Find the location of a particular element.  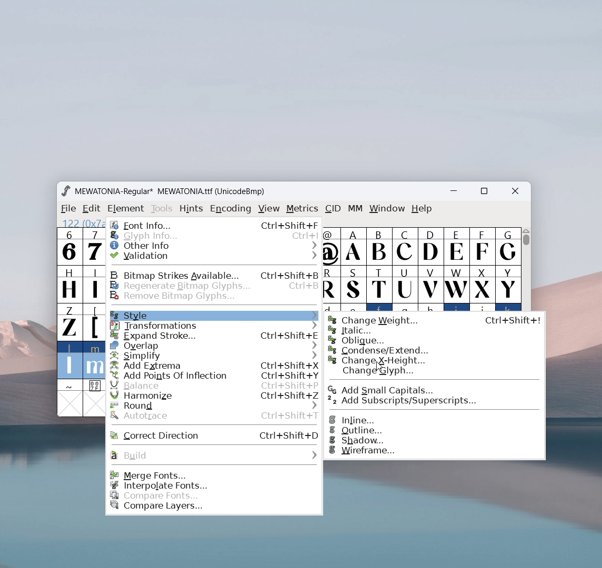

outline is located at coordinates (435, 430).